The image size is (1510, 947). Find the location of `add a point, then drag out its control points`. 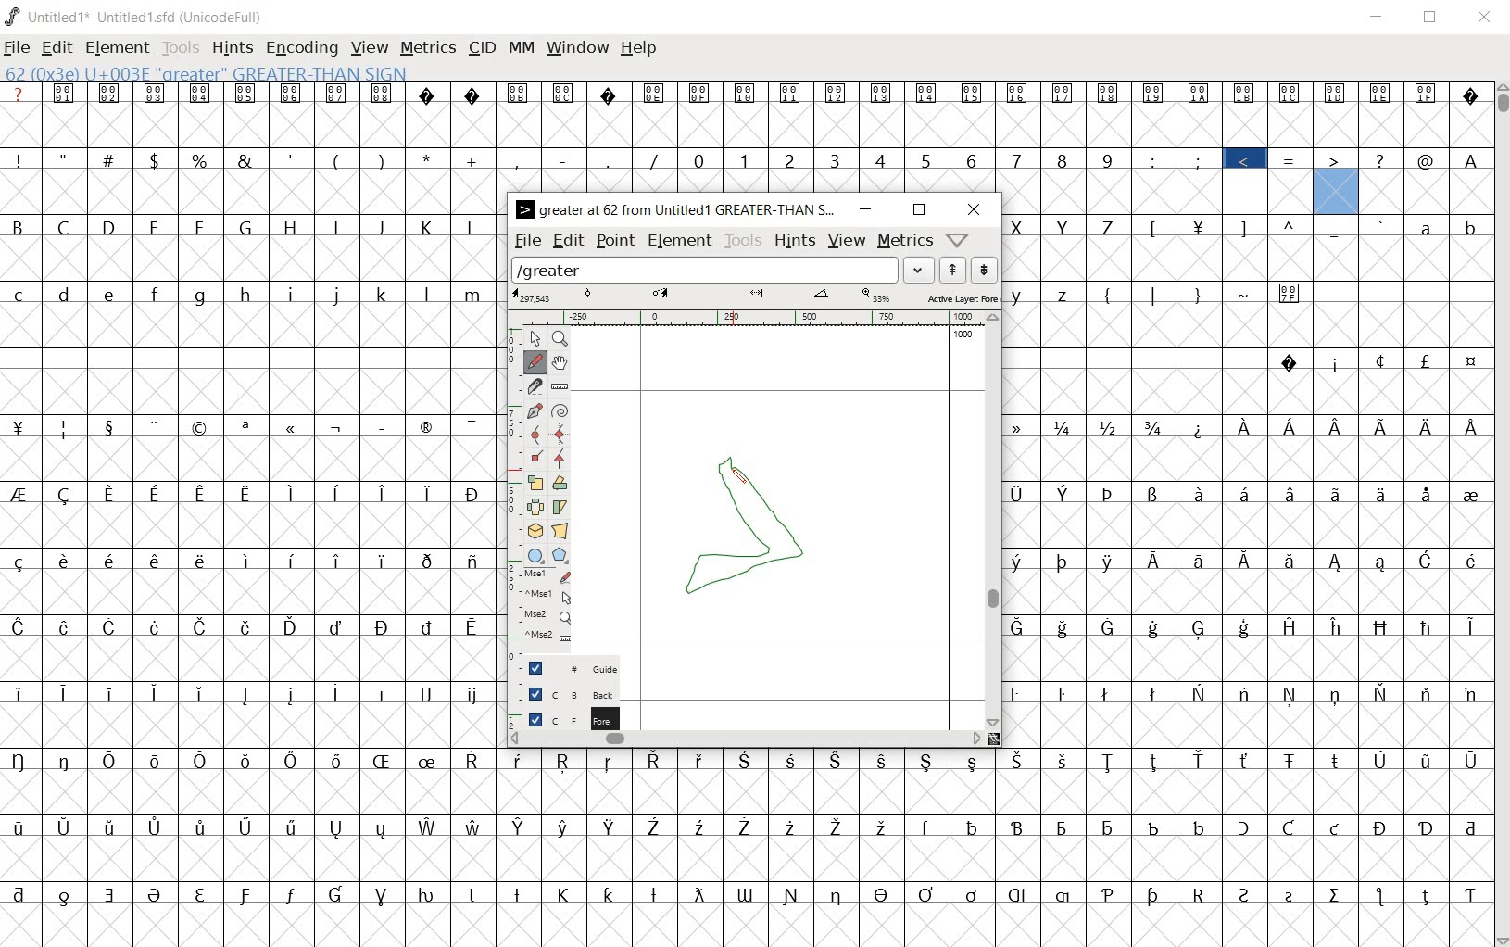

add a point, then drag out its control points is located at coordinates (534, 409).